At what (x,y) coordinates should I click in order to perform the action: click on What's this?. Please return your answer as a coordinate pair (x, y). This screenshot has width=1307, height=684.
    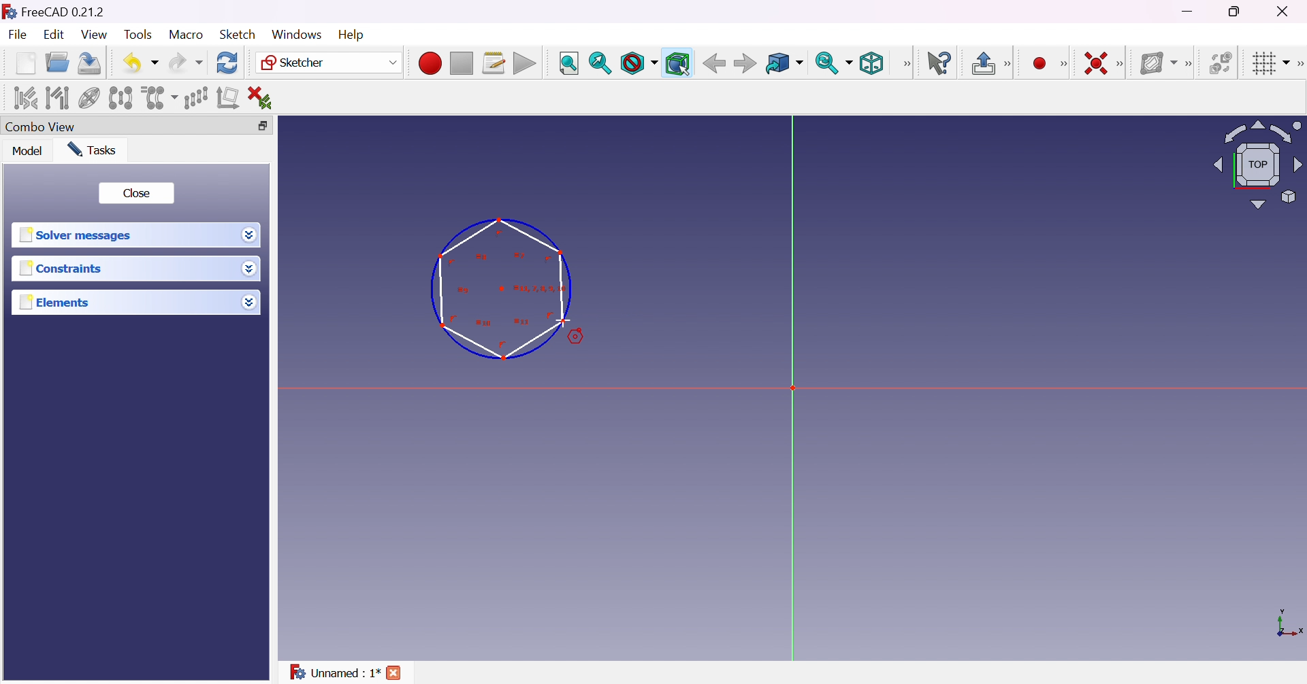
    Looking at the image, I should click on (939, 63).